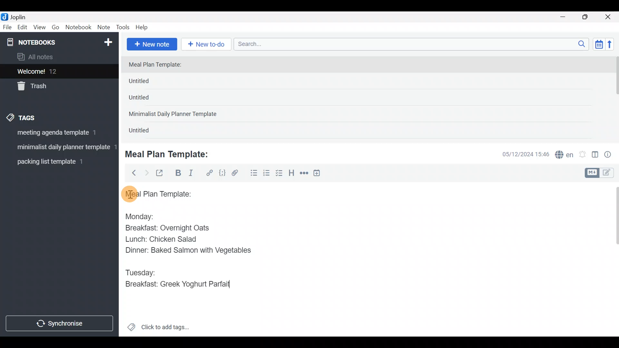 The image size is (619, 348). Describe the element at coordinates (59, 148) in the screenshot. I see `Tag 2` at that location.